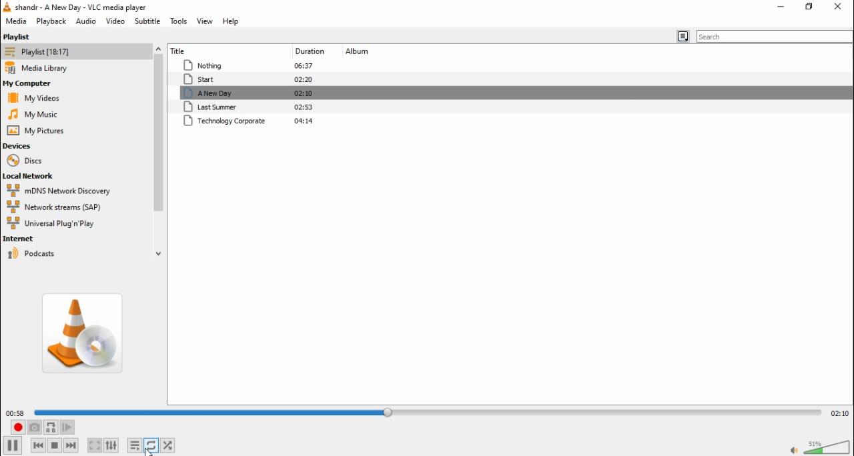 The width and height of the screenshot is (854, 456). Describe the element at coordinates (73, 446) in the screenshot. I see `next media in playlist, skips forward when held` at that location.